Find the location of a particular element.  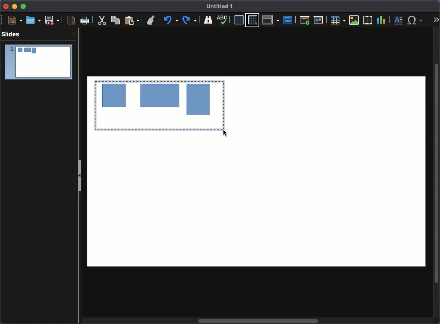

More is located at coordinates (436, 18).